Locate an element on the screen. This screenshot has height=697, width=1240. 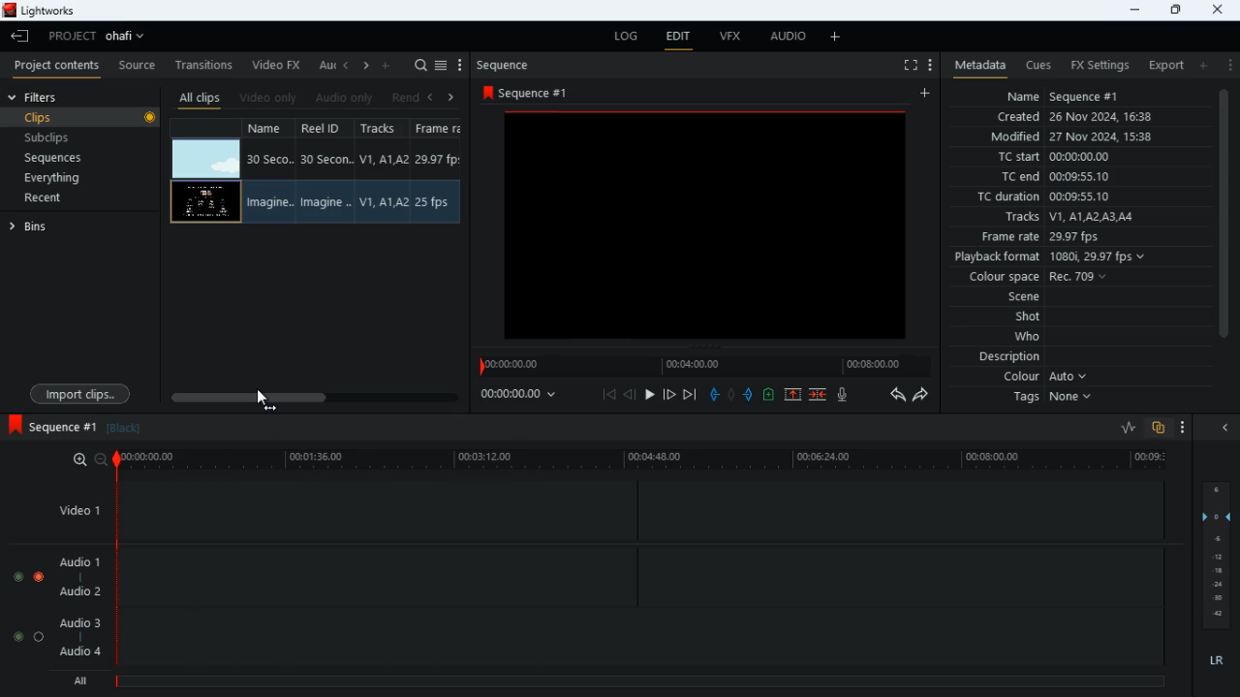
cursor is located at coordinates (263, 402).